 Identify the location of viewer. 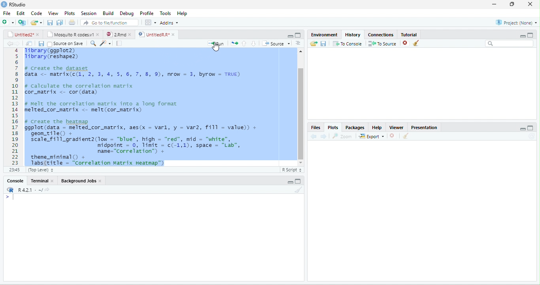
(396, 126).